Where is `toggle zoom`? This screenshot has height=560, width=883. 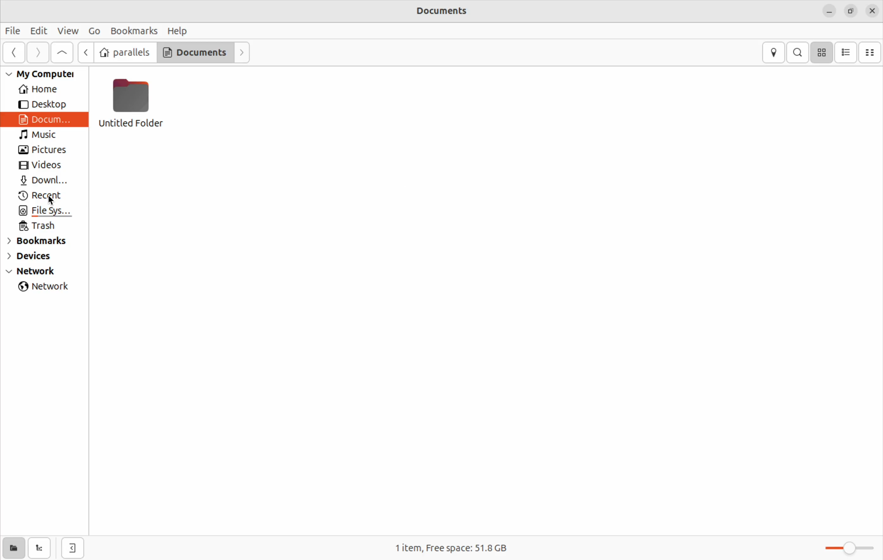 toggle zoom is located at coordinates (842, 546).